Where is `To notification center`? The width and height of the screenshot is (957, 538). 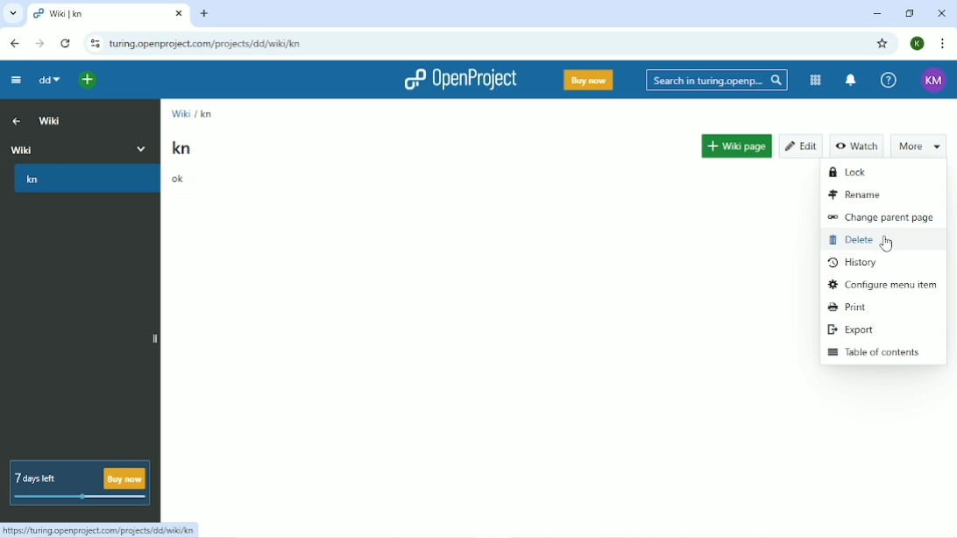 To notification center is located at coordinates (853, 81).